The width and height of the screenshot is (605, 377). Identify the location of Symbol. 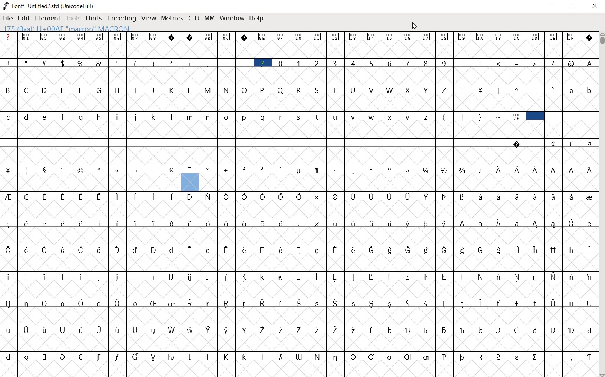
(535, 196).